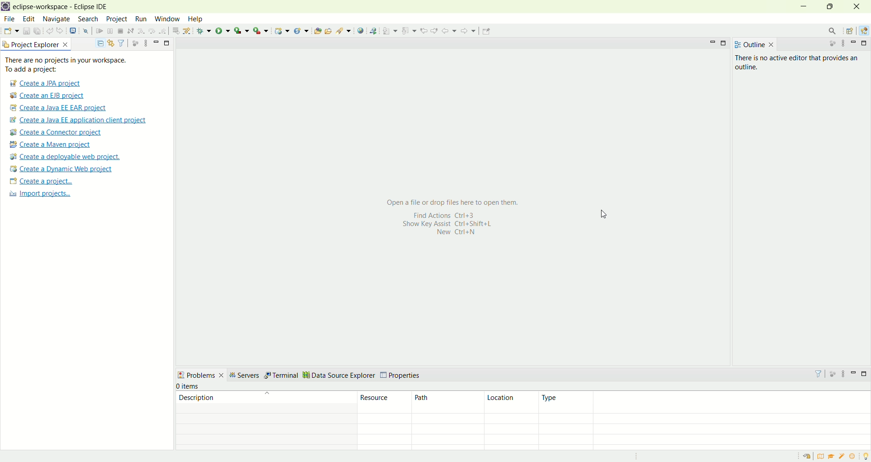  Describe the element at coordinates (468, 30) in the screenshot. I see `forward` at that location.